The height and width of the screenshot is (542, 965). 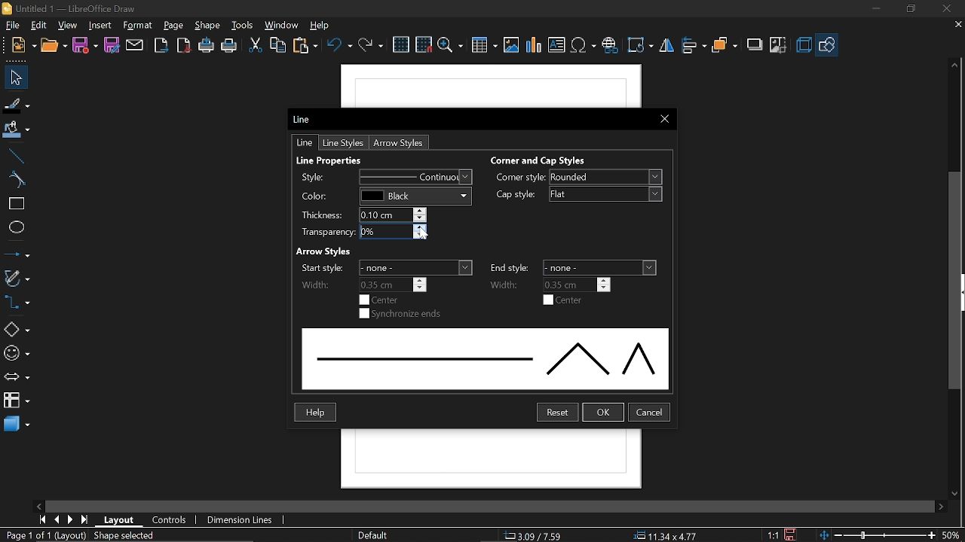 I want to click on Page style (Default), so click(x=373, y=534).